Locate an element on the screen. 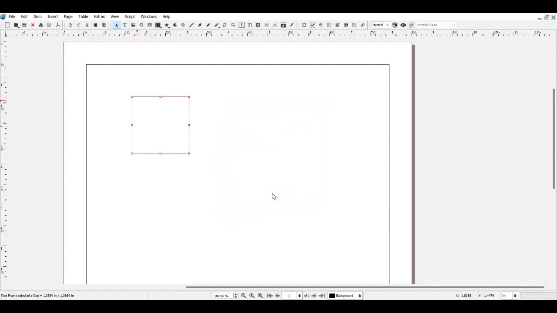  PDF Radio Button  is located at coordinates (322, 25).